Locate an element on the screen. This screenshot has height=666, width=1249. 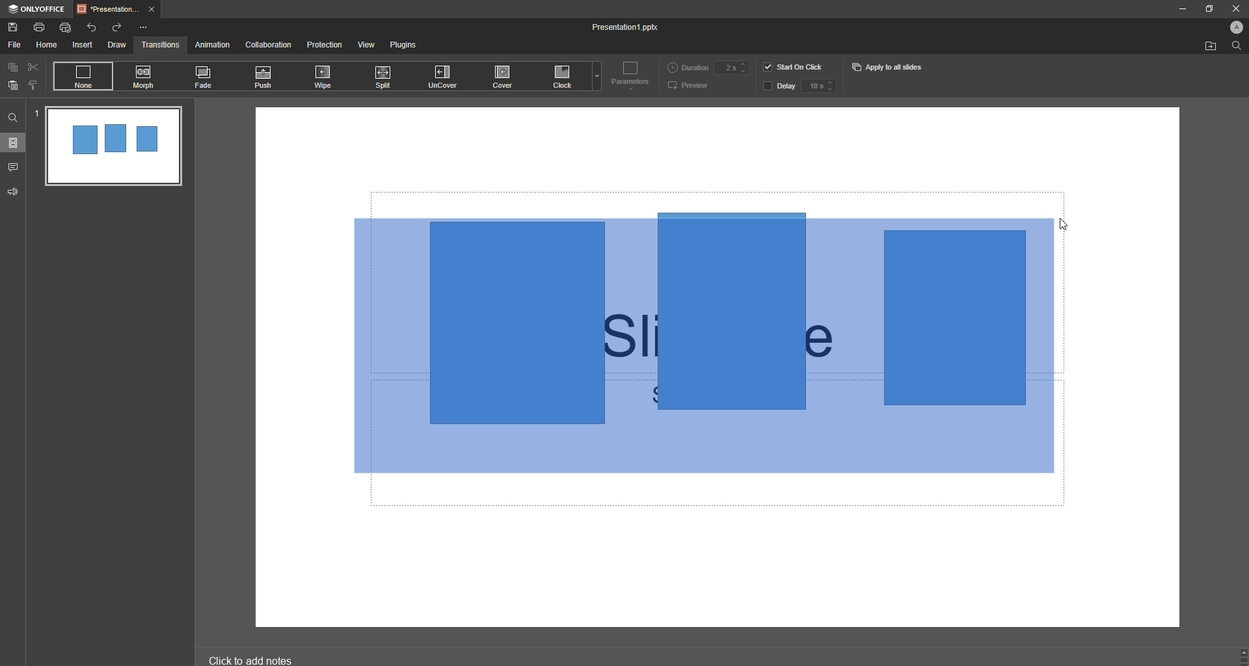
Presentation 1 is located at coordinates (627, 27).